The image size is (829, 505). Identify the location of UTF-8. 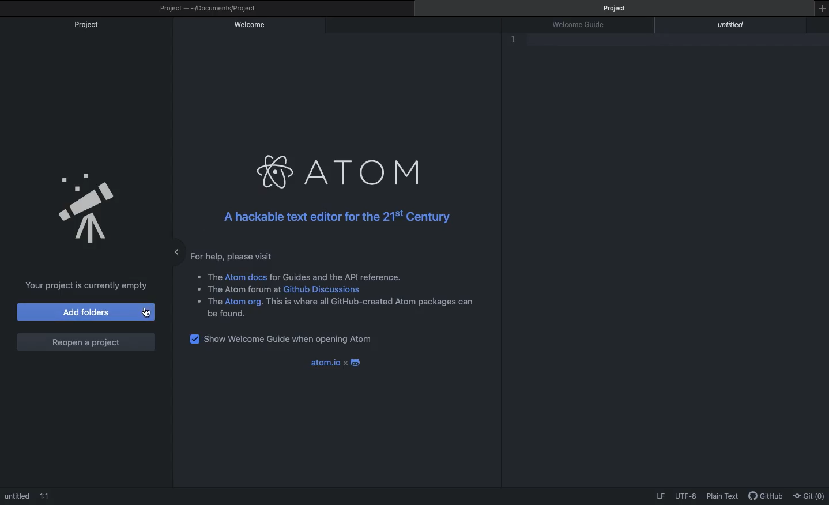
(685, 495).